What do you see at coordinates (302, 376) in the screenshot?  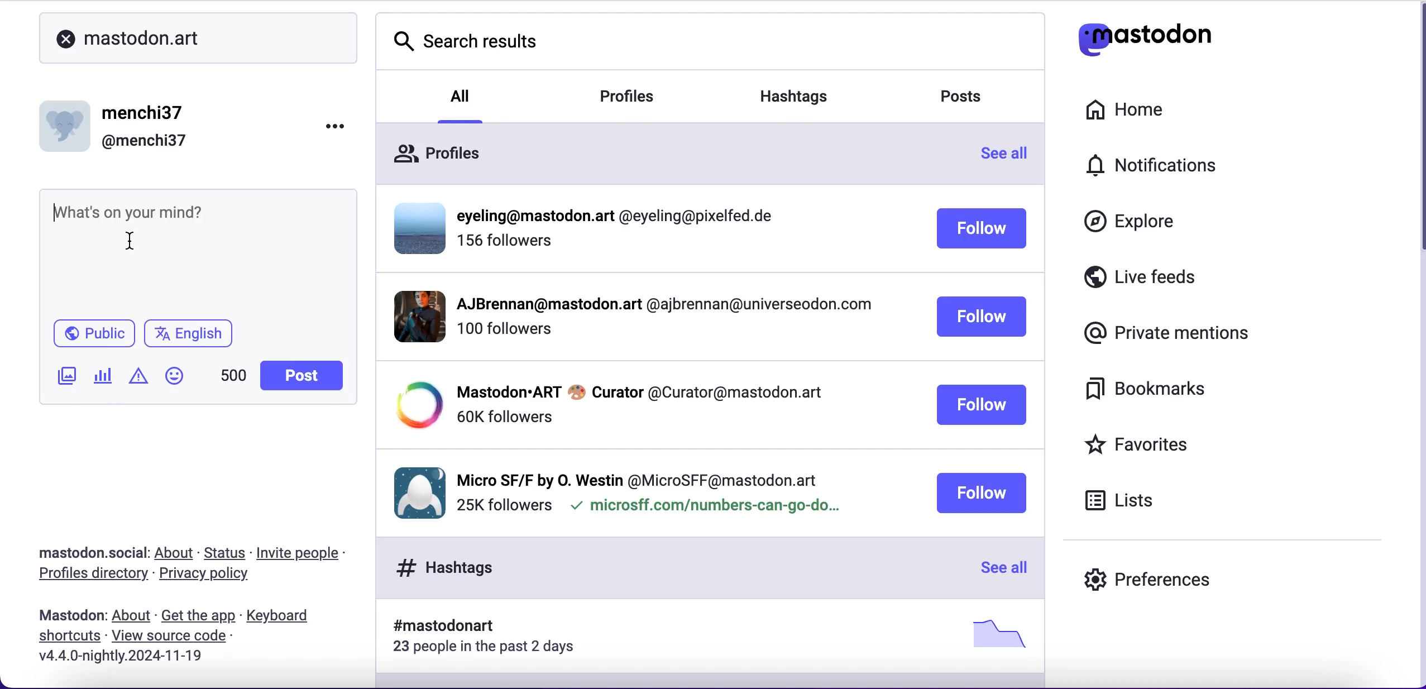 I see `post` at bounding box center [302, 376].